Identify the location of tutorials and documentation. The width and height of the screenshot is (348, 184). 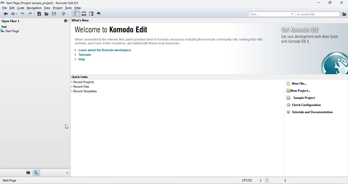
(310, 112).